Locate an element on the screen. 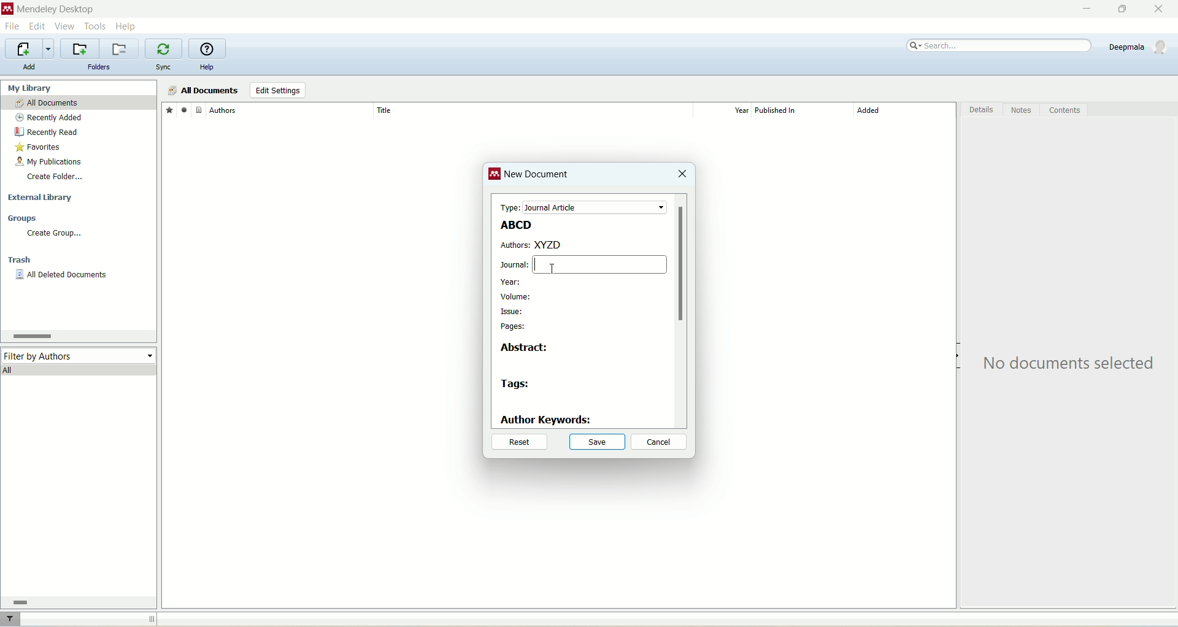 The height and width of the screenshot is (627, 1178). new document is located at coordinates (538, 177).